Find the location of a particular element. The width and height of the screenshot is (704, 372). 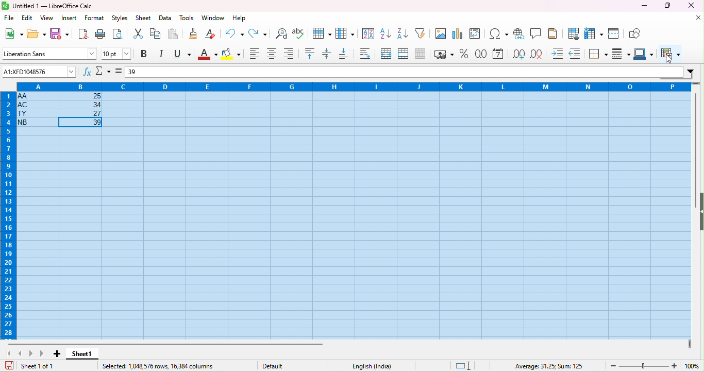

view is located at coordinates (46, 19).